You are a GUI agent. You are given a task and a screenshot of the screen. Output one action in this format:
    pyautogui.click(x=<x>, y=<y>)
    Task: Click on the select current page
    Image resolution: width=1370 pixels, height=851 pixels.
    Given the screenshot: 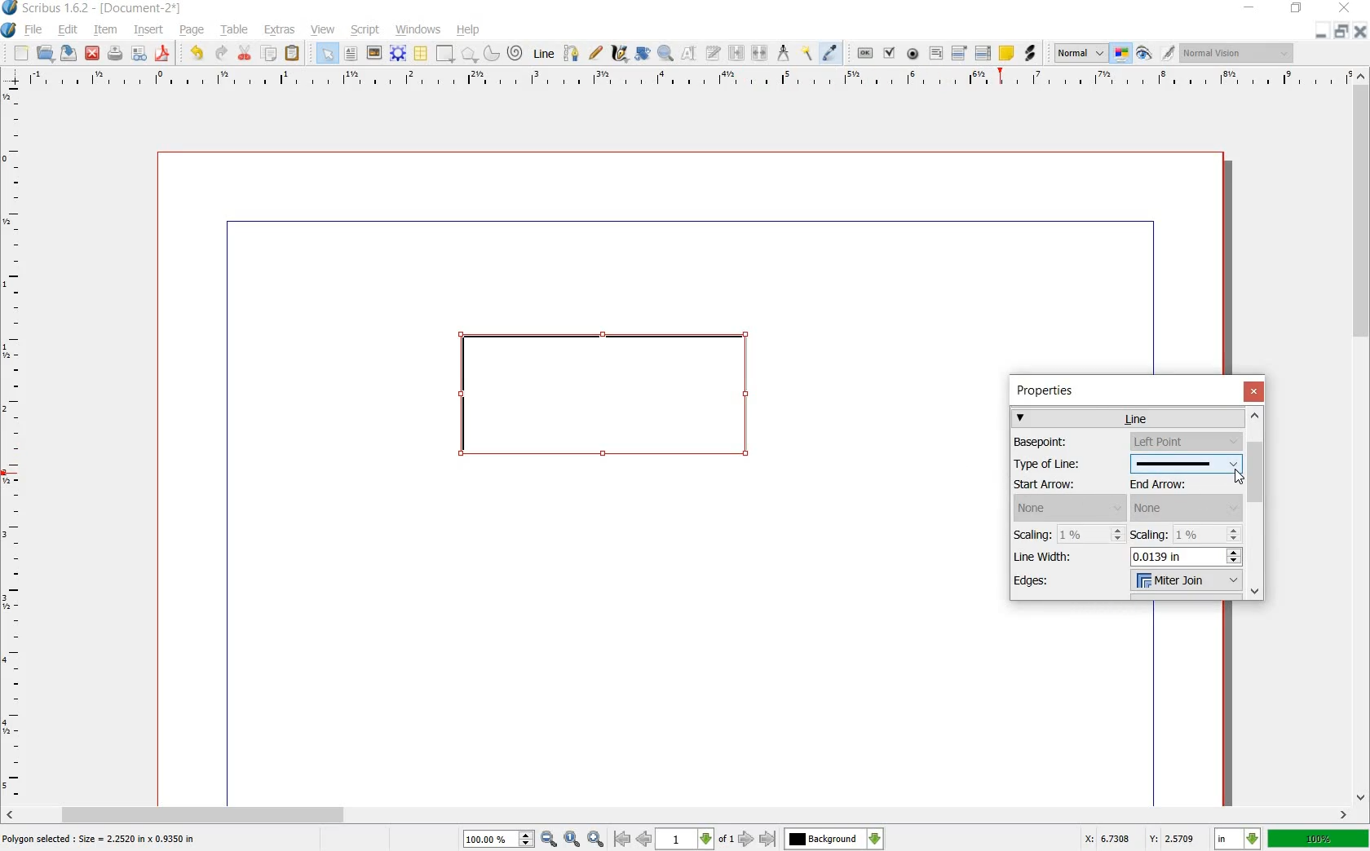 What is the action you would take?
    pyautogui.click(x=695, y=839)
    